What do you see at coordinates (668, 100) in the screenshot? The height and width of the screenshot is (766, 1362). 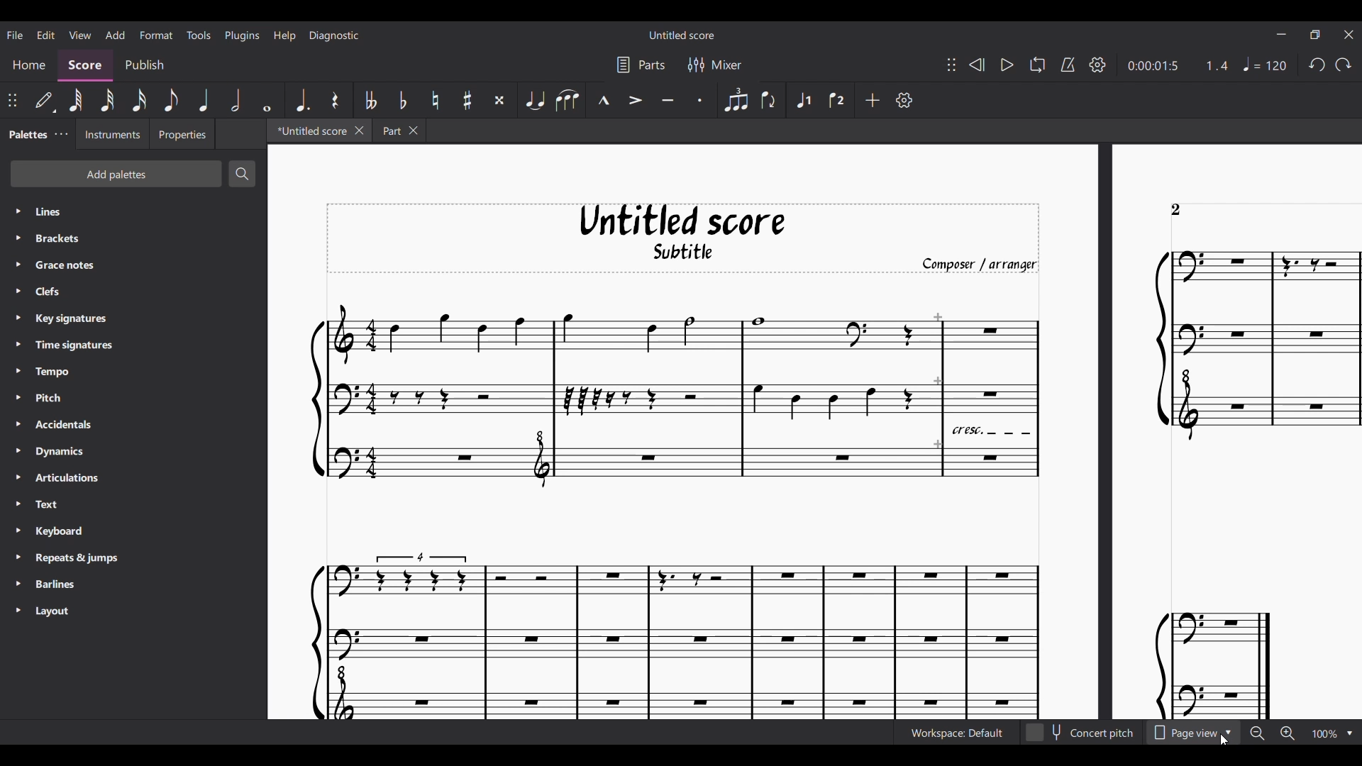 I see `Tenuto` at bounding box center [668, 100].